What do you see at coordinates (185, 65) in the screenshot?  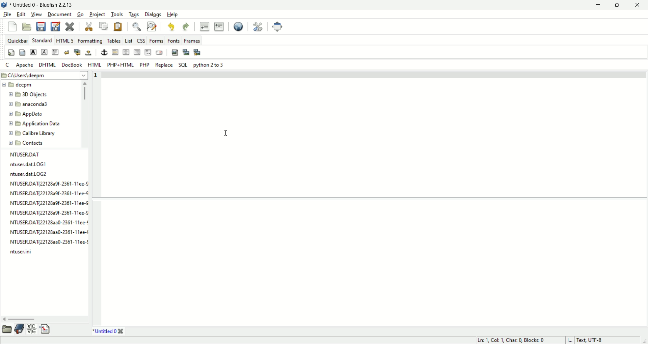 I see `SQL` at bounding box center [185, 65].